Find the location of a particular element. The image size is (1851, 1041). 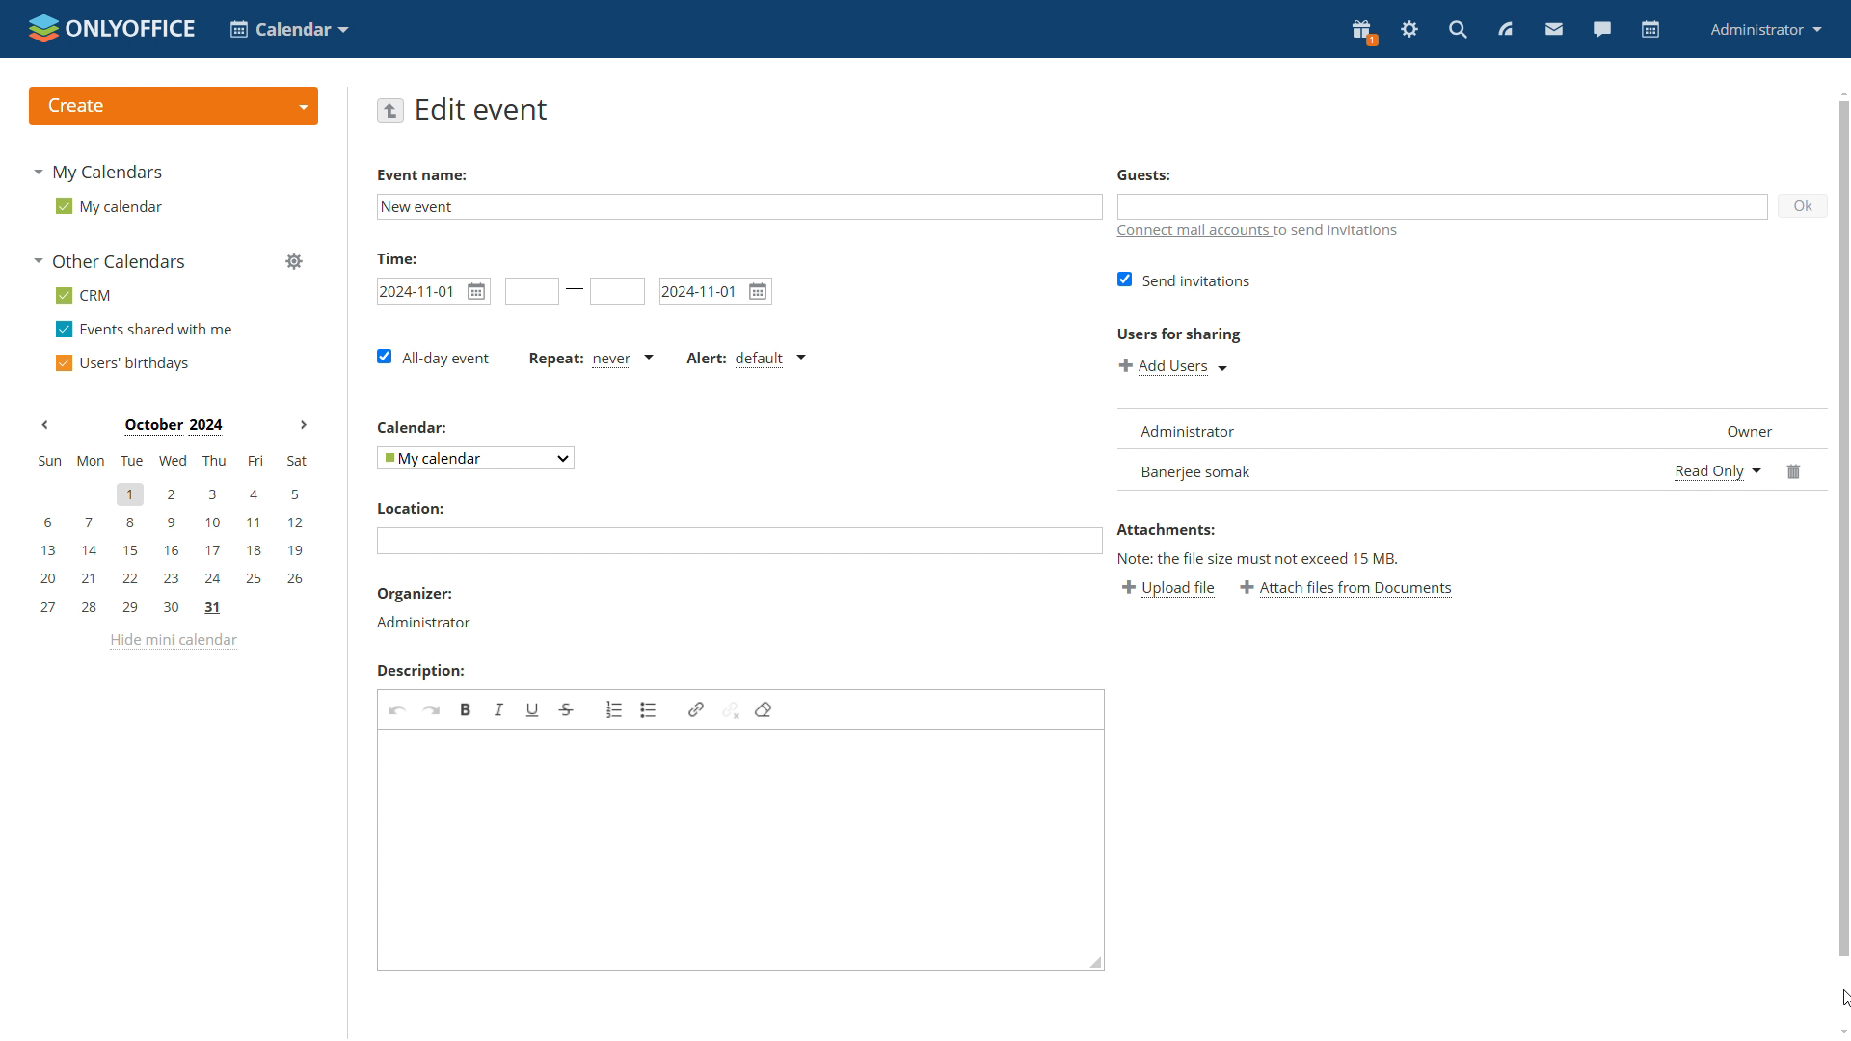

administrator is located at coordinates (1766, 29).